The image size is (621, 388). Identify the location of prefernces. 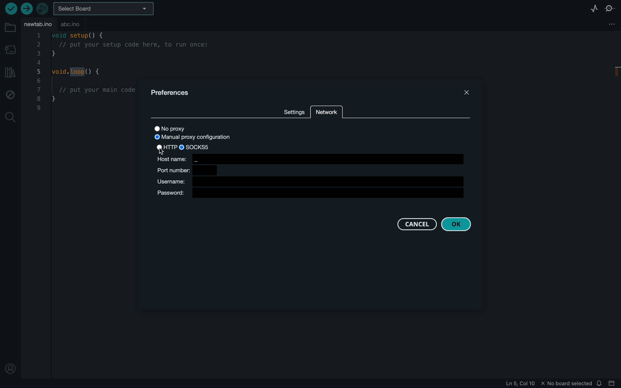
(174, 92).